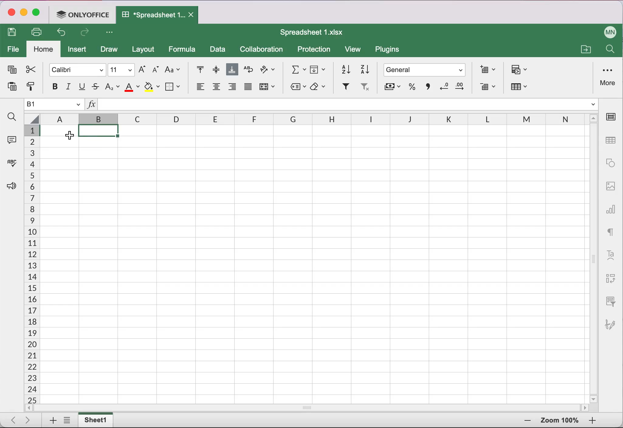  Describe the element at coordinates (522, 88) in the screenshot. I see `format as table template` at that location.